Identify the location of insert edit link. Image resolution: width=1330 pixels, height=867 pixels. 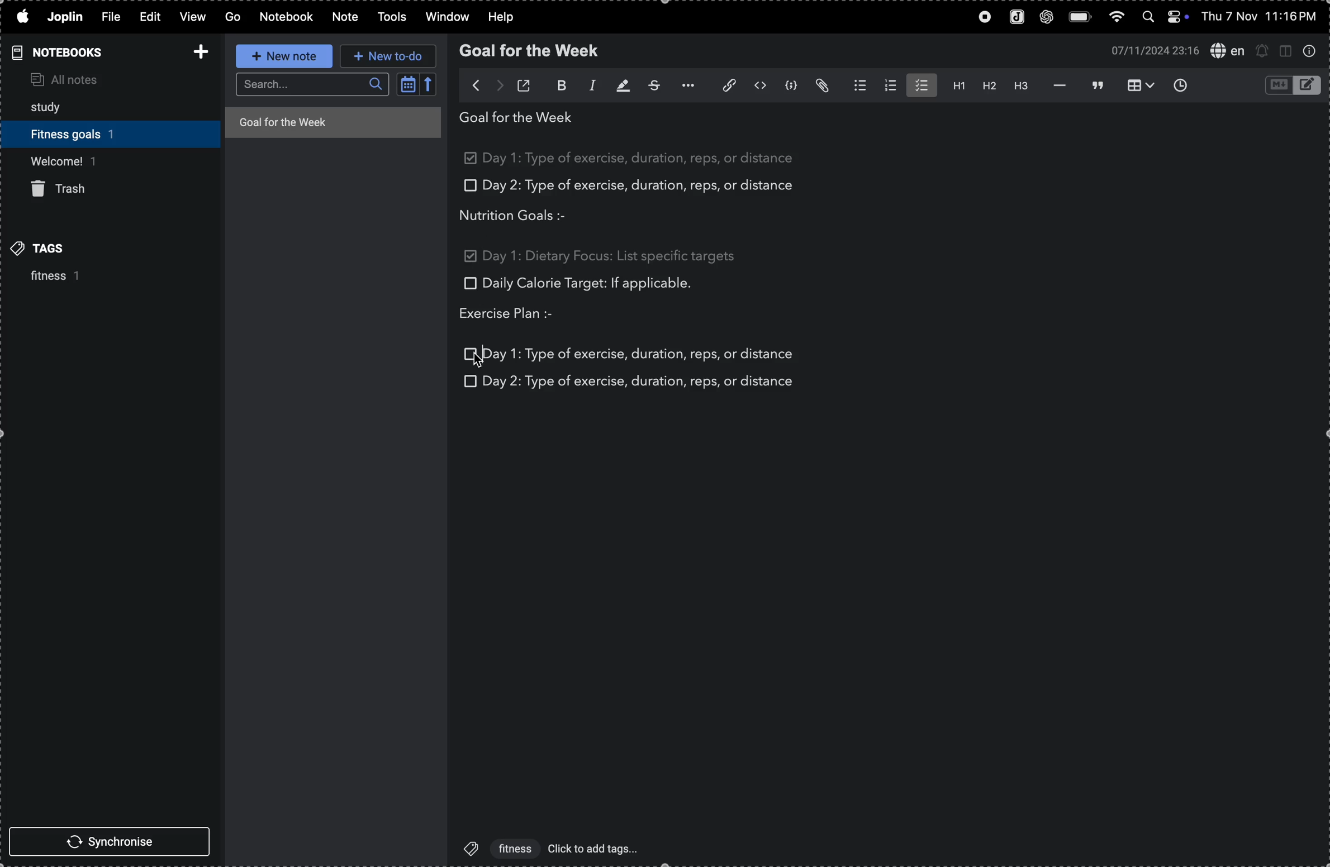
(723, 85).